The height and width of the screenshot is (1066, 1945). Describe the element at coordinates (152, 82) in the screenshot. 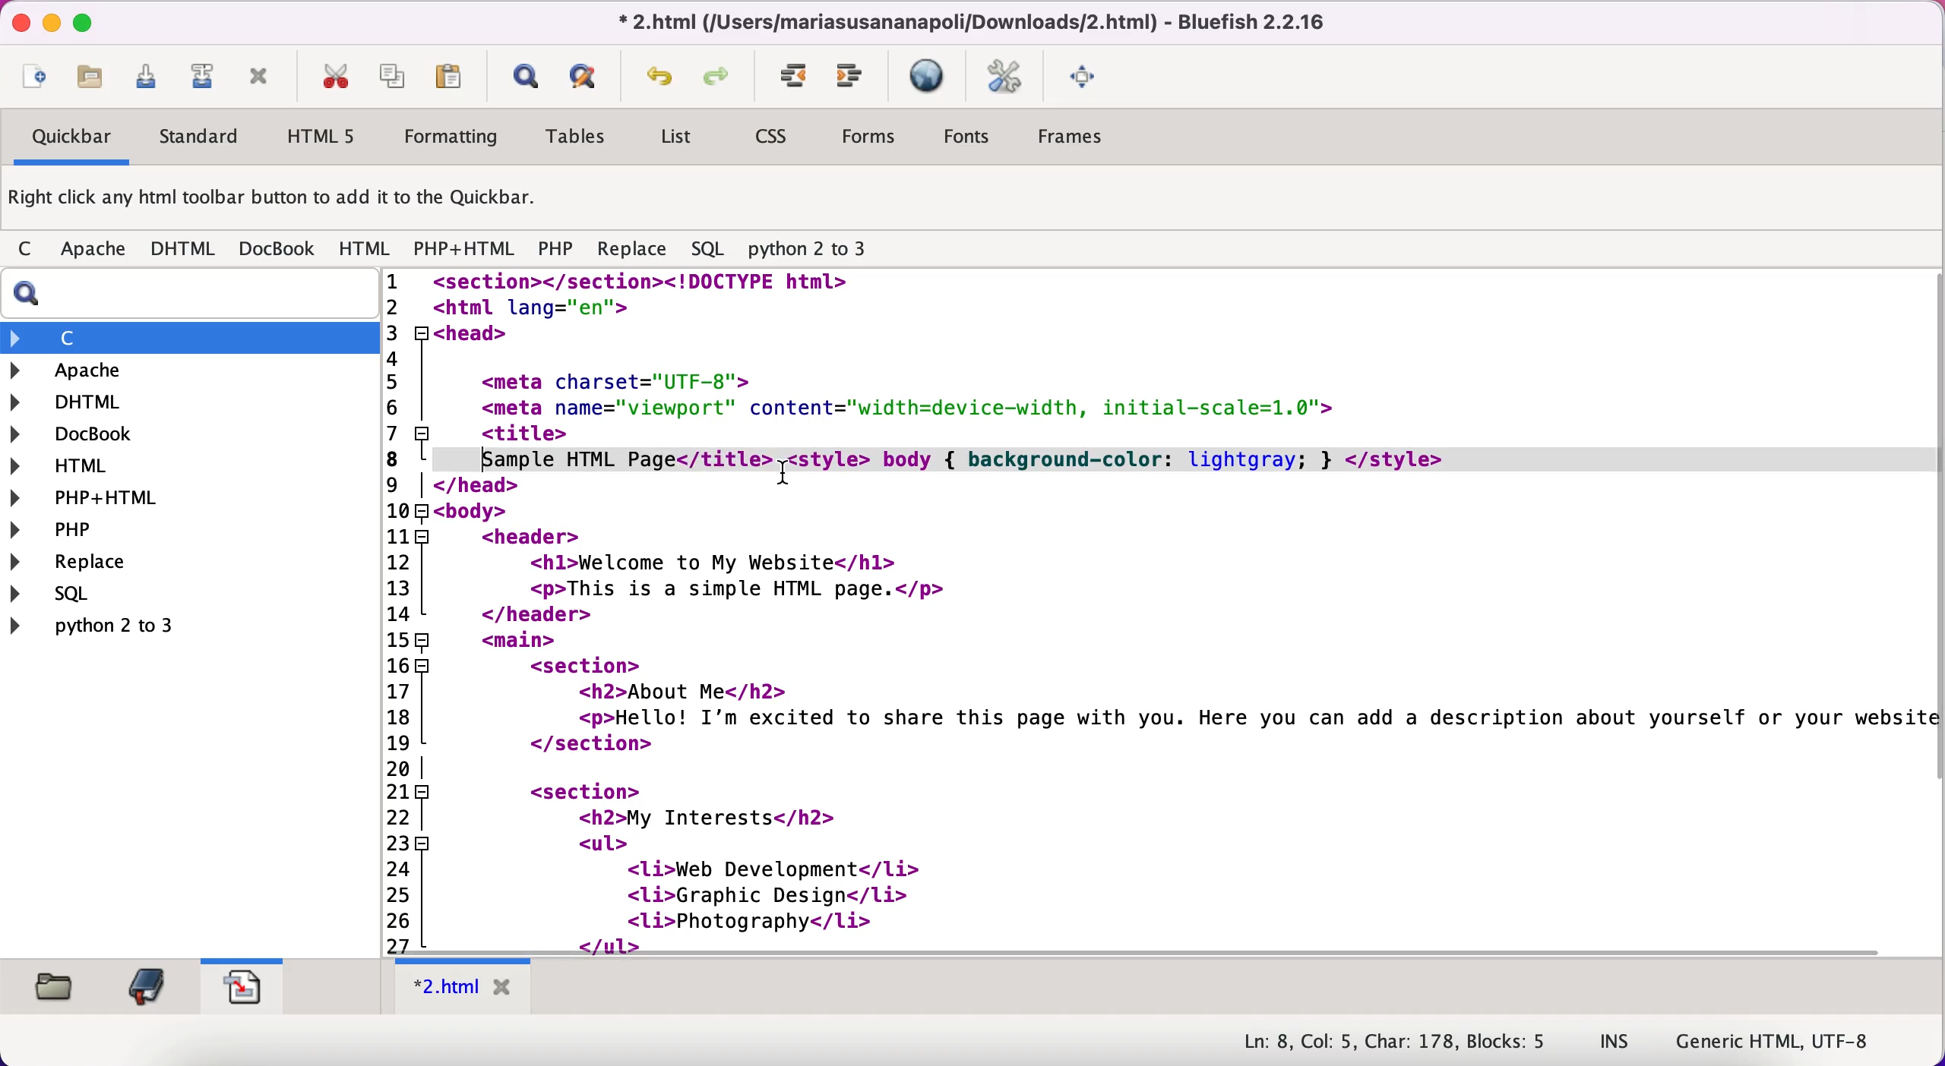

I see `save current file` at that location.